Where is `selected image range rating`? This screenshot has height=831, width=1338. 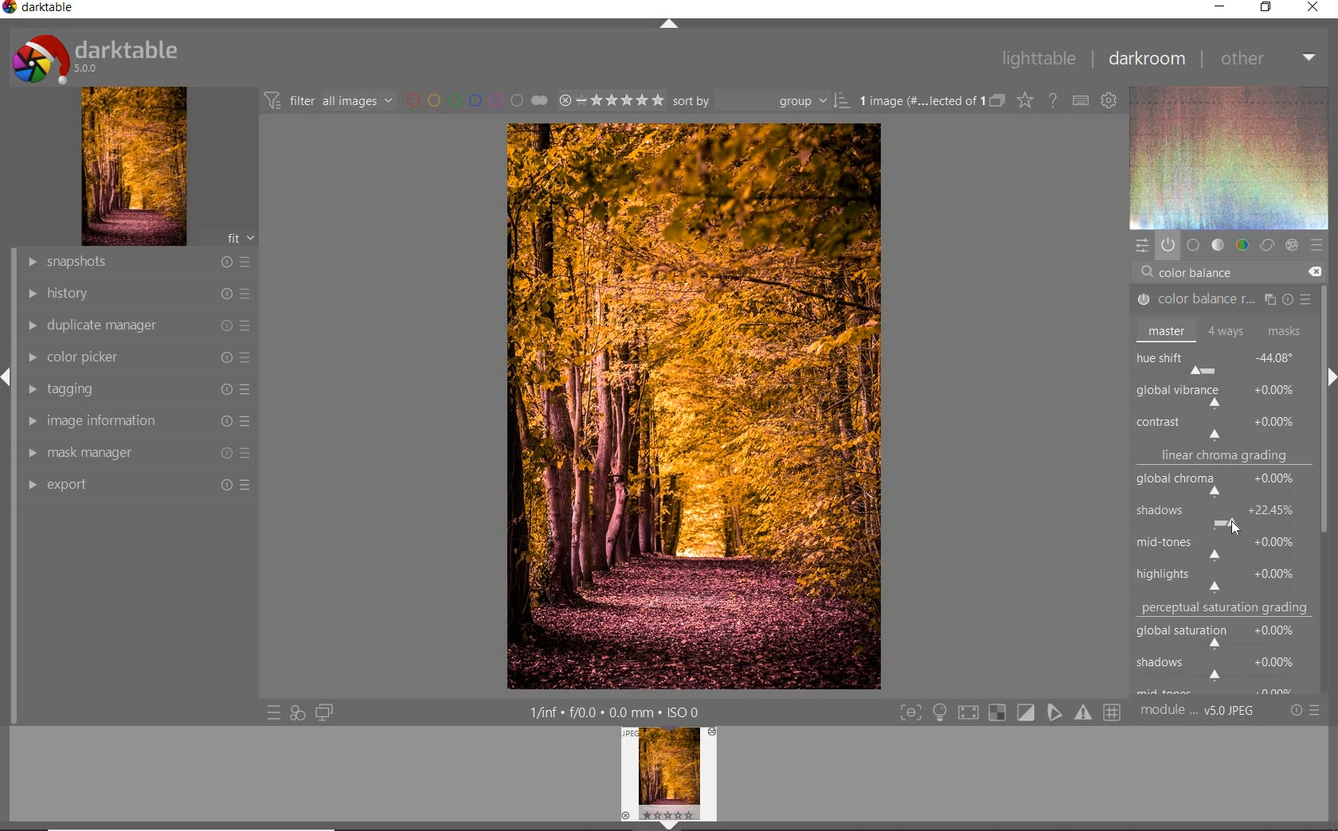 selected image range rating is located at coordinates (611, 101).